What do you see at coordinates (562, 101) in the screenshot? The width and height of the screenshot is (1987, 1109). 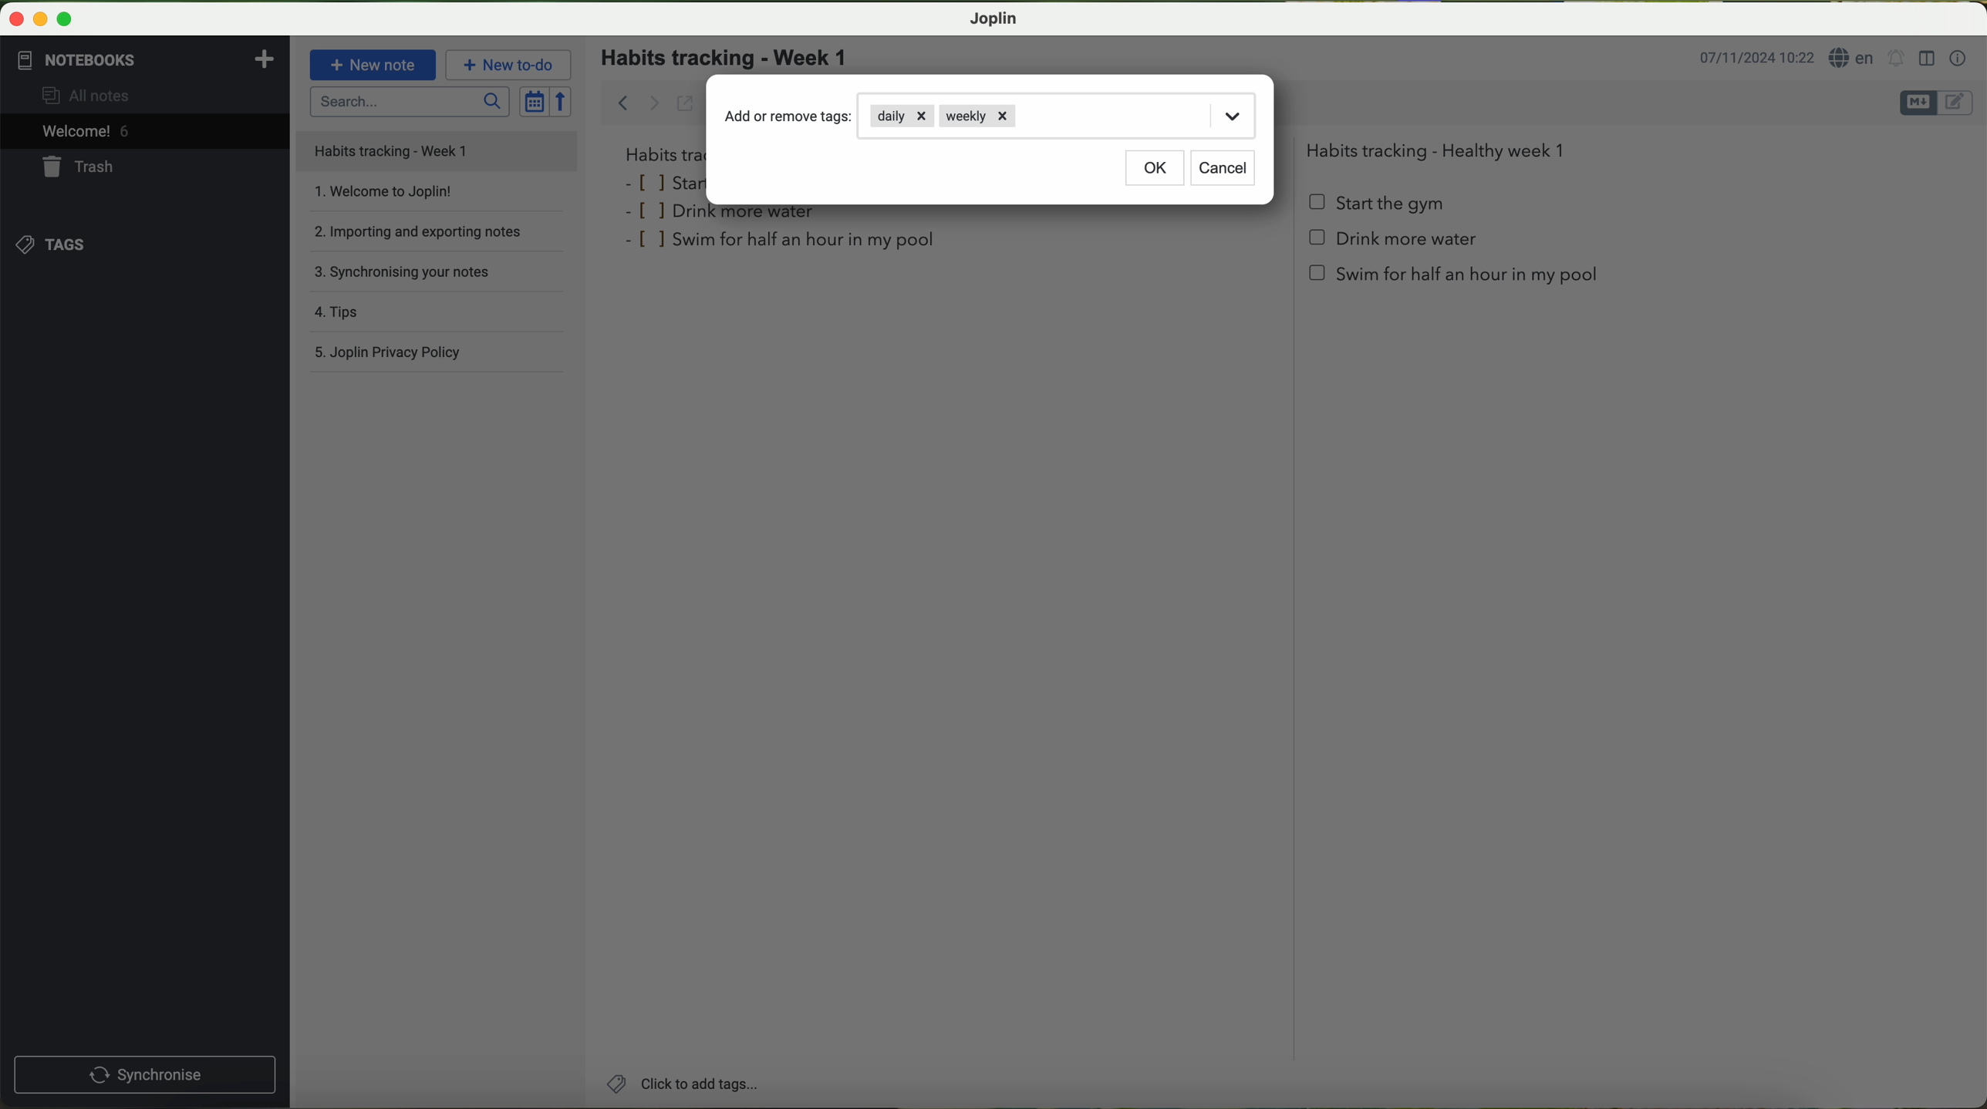 I see `reverse sort order` at bounding box center [562, 101].